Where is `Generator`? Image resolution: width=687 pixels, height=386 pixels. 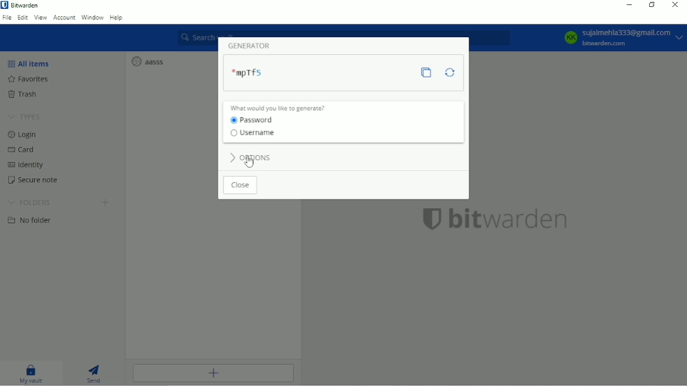 Generator is located at coordinates (250, 45).